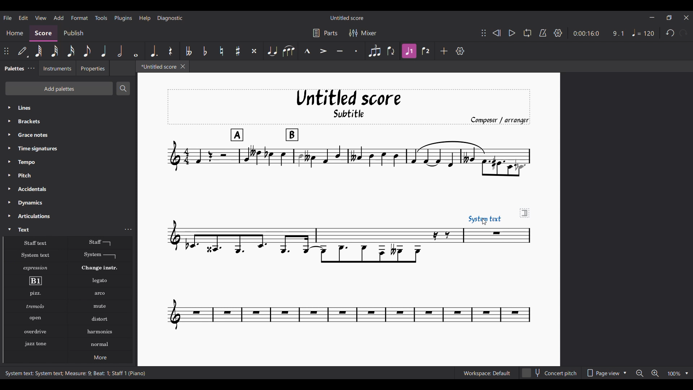 This screenshot has width=693, height=390. Describe the element at coordinates (35, 268) in the screenshot. I see `Expression text` at that location.